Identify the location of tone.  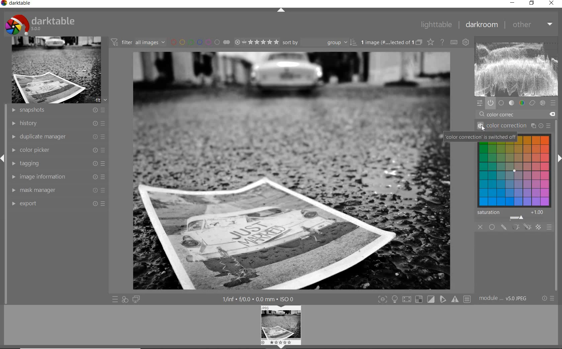
(511, 103).